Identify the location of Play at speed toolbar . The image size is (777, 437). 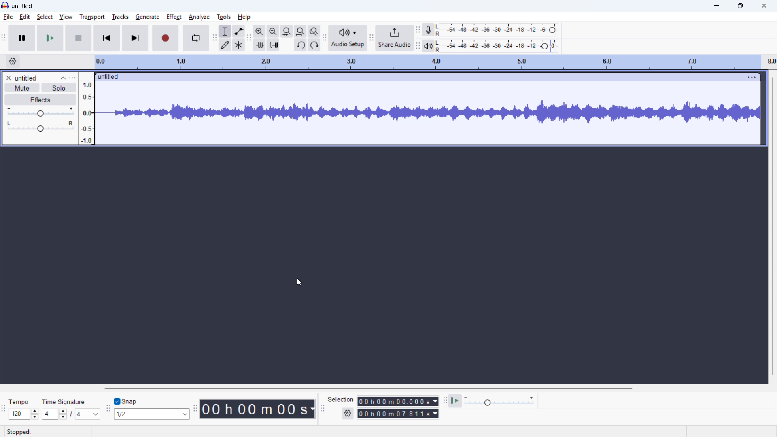
(444, 401).